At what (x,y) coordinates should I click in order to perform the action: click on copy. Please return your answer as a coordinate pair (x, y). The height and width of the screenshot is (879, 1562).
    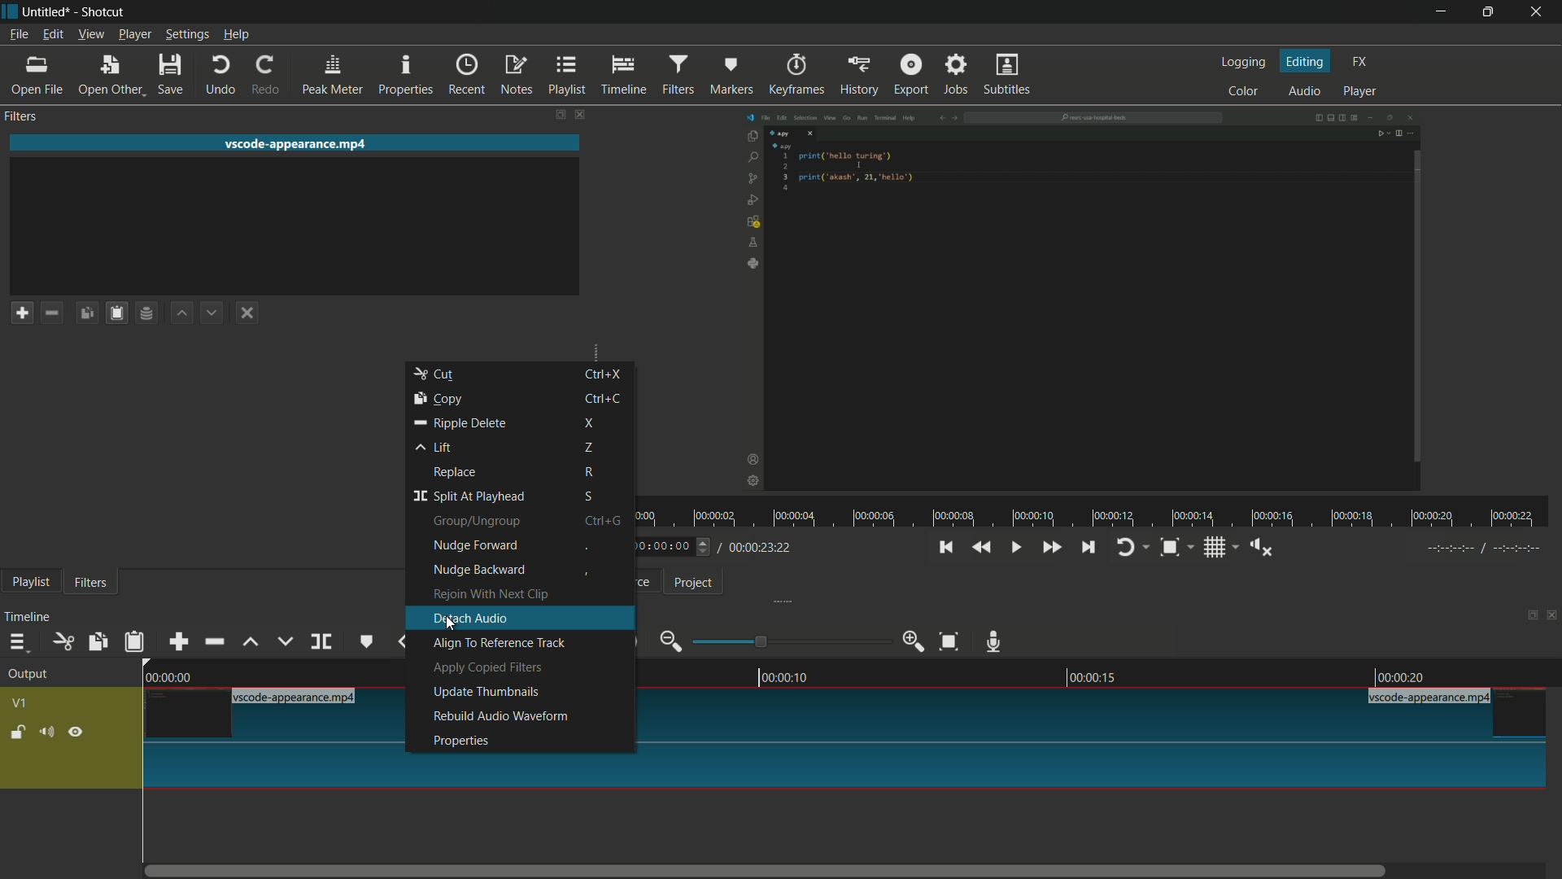
    Looking at the image, I should click on (98, 642).